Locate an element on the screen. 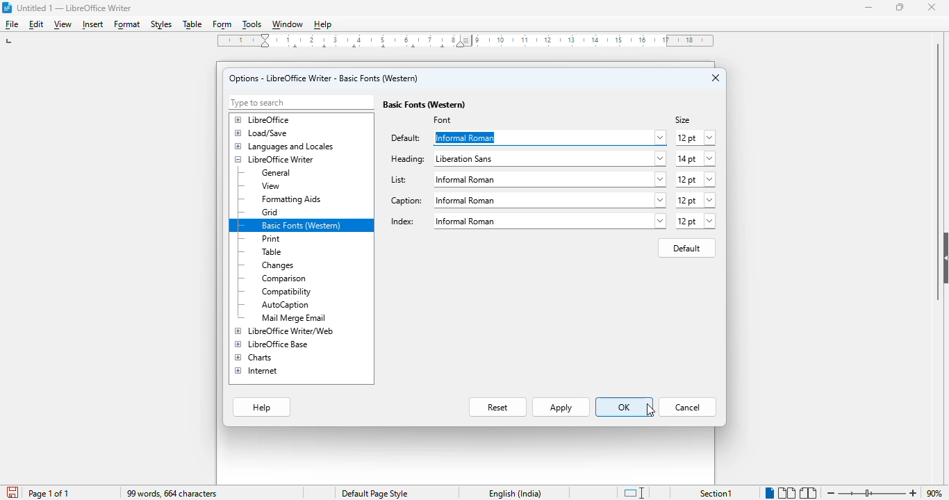 The image size is (949, 500). 12 pt is located at coordinates (695, 179).